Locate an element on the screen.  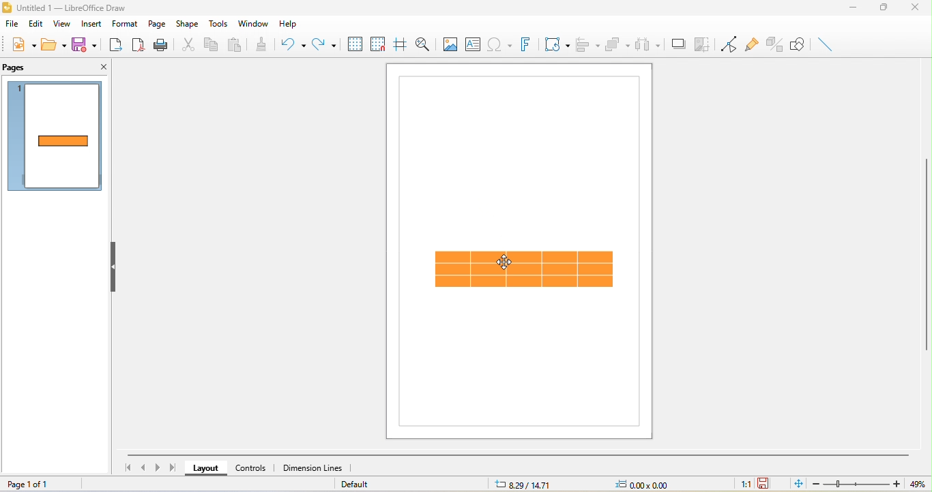
page is located at coordinates (158, 25).